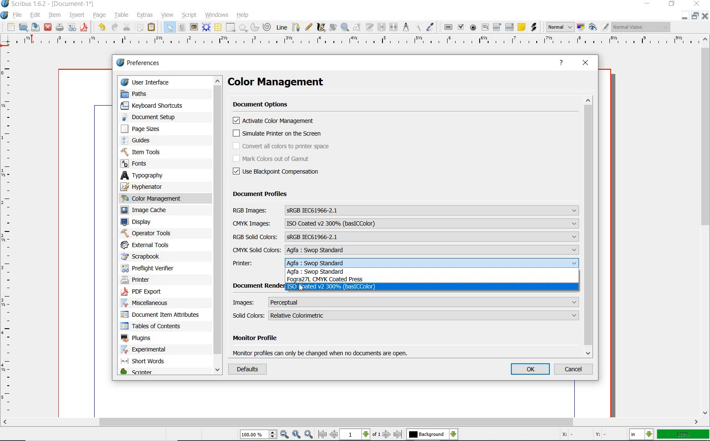 This screenshot has height=441, width=710. Describe the element at coordinates (332, 287) in the screenshot. I see `ISO Coated V2 300% (basICColor)` at that location.